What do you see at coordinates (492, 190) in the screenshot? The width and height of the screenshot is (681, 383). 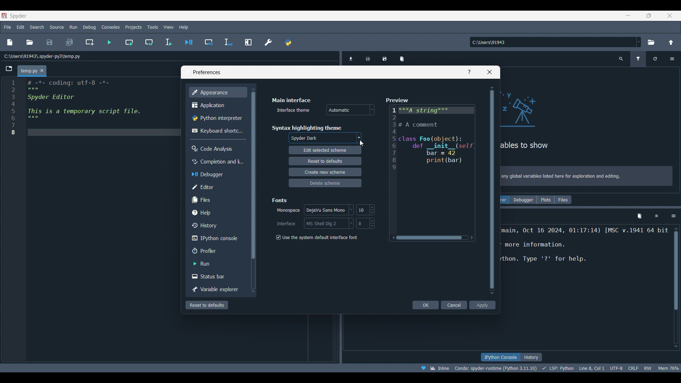 I see `Vertical slide bar` at bounding box center [492, 190].